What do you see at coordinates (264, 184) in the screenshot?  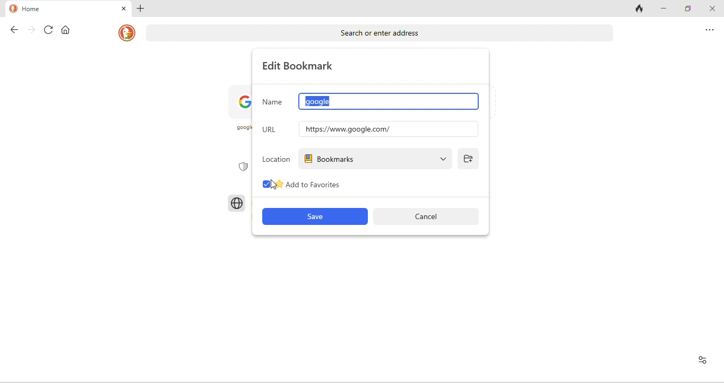 I see `checkbox` at bounding box center [264, 184].